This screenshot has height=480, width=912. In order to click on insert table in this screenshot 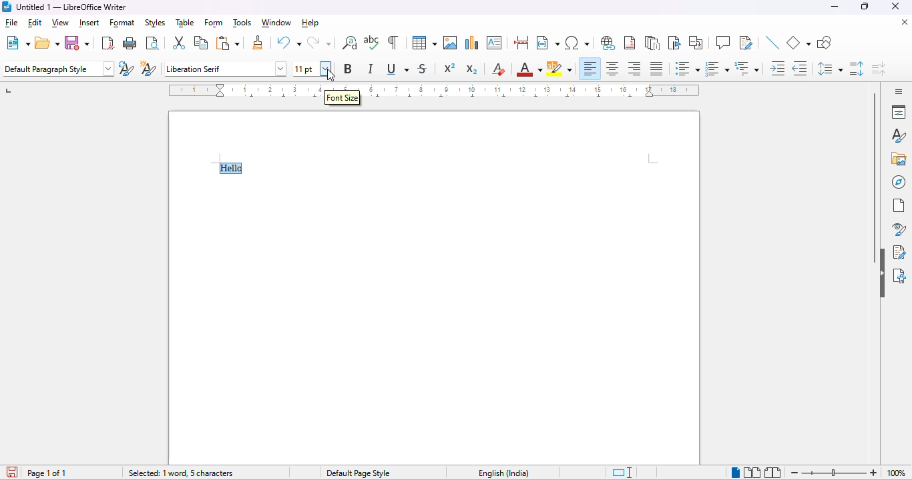, I will do `click(425, 43)`.